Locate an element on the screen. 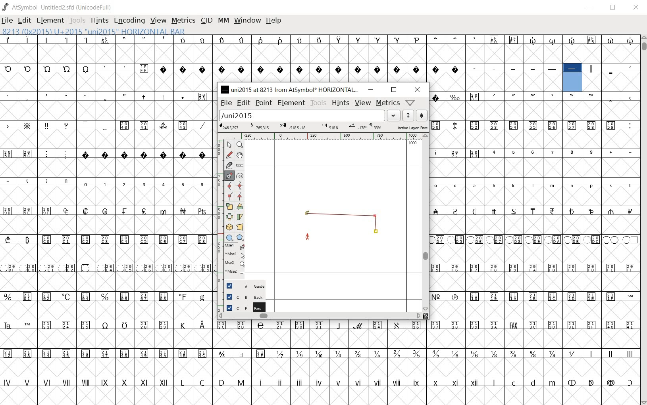 This screenshot has height=405, width=647. uni2015 at 8213 from AtSymbol HORIZONTAL... is located at coordinates (290, 90).